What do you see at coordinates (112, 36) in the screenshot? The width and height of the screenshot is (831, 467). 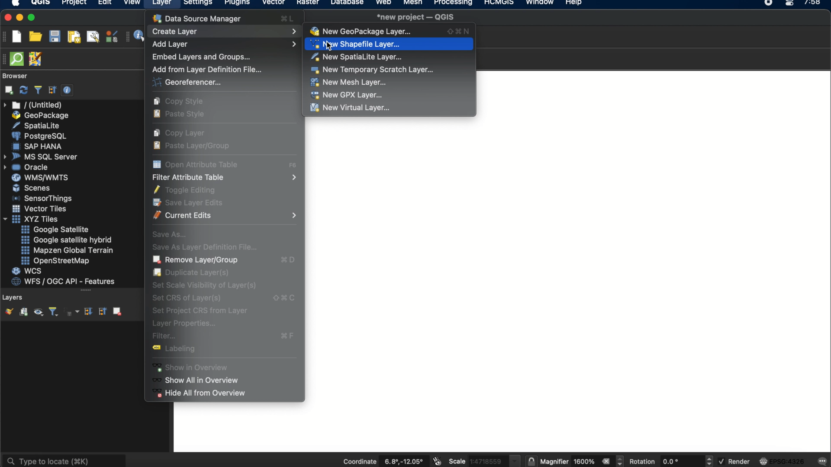 I see `style manager` at bounding box center [112, 36].